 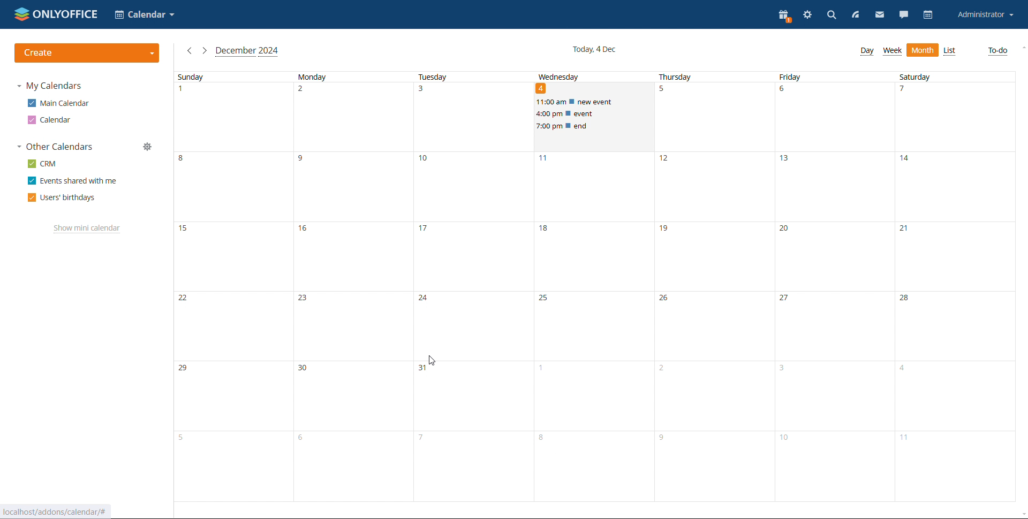 I want to click on month, so click(x=923, y=50).